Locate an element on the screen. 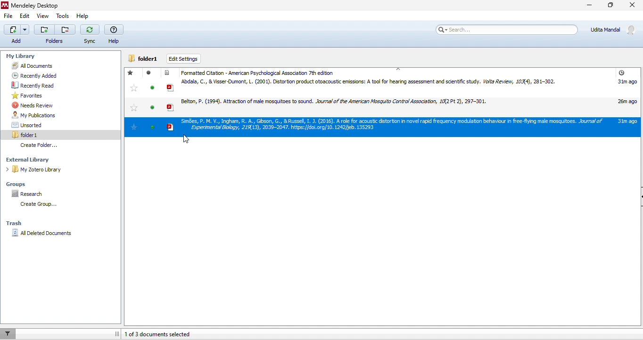 The width and height of the screenshot is (643, 340). research is located at coordinates (39, 195).